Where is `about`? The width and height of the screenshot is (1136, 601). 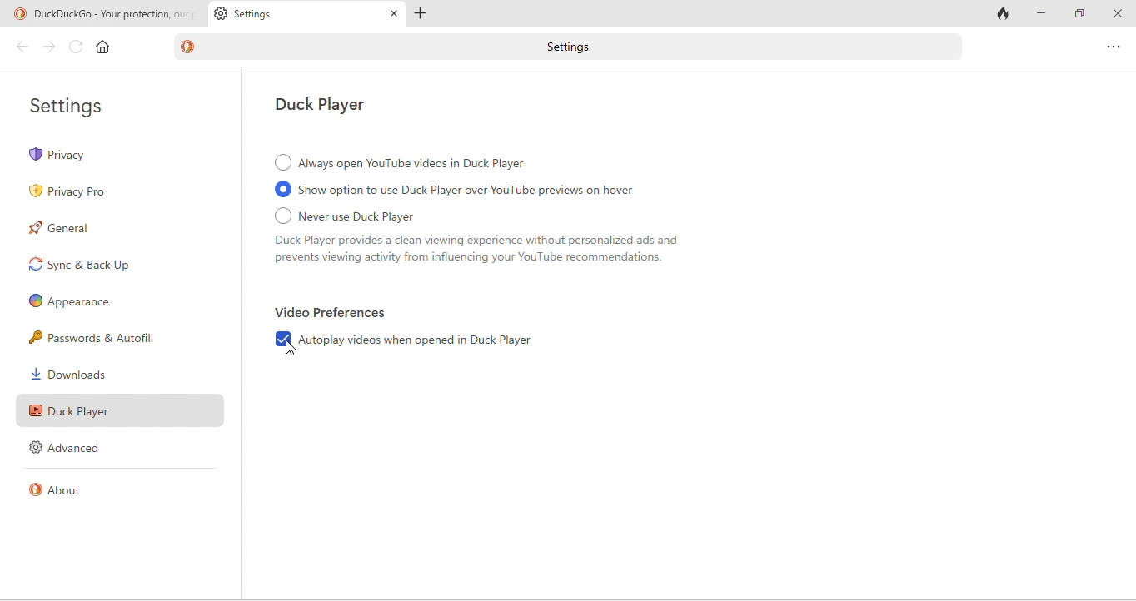 about is located at coordinates (62, 488).